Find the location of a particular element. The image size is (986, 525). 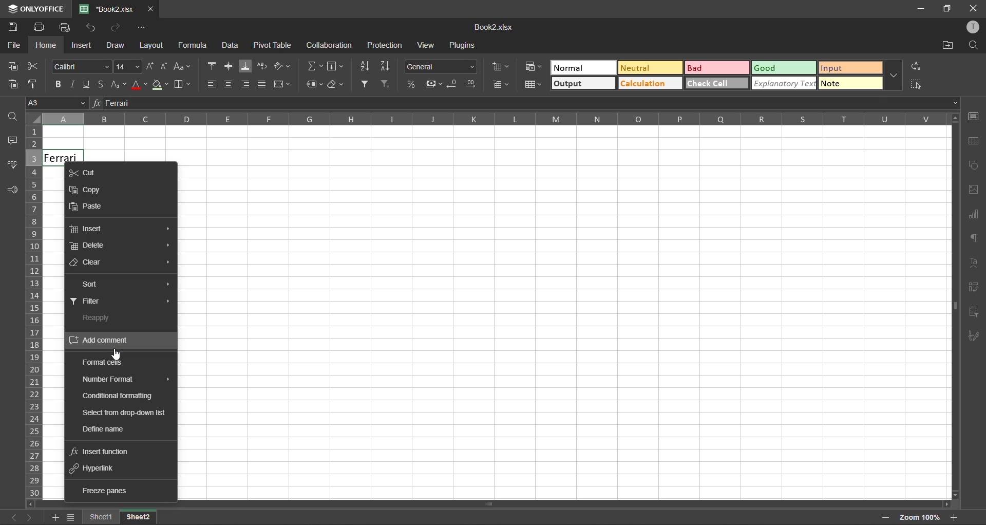

insert is located at coordinates (82, 45).